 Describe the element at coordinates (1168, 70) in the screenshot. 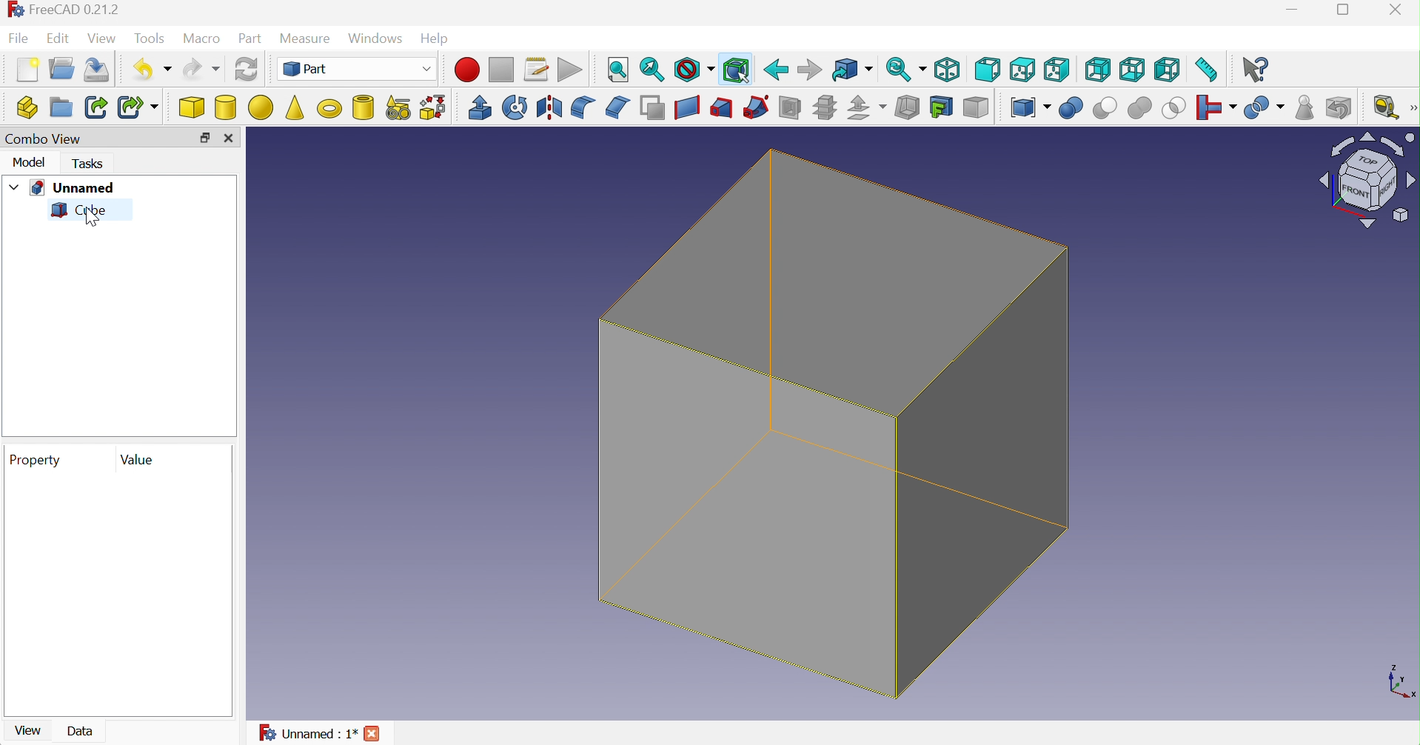

I see `Left` at that location.